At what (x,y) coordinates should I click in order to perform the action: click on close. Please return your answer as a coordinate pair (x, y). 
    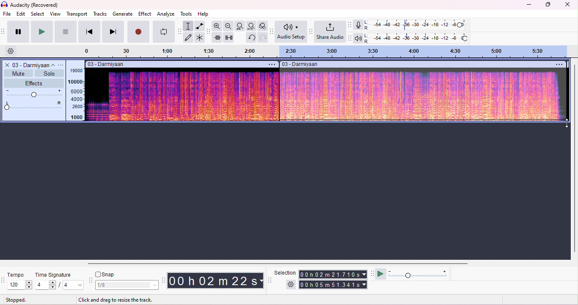
    Looking at the image, I should click on (568, 5).